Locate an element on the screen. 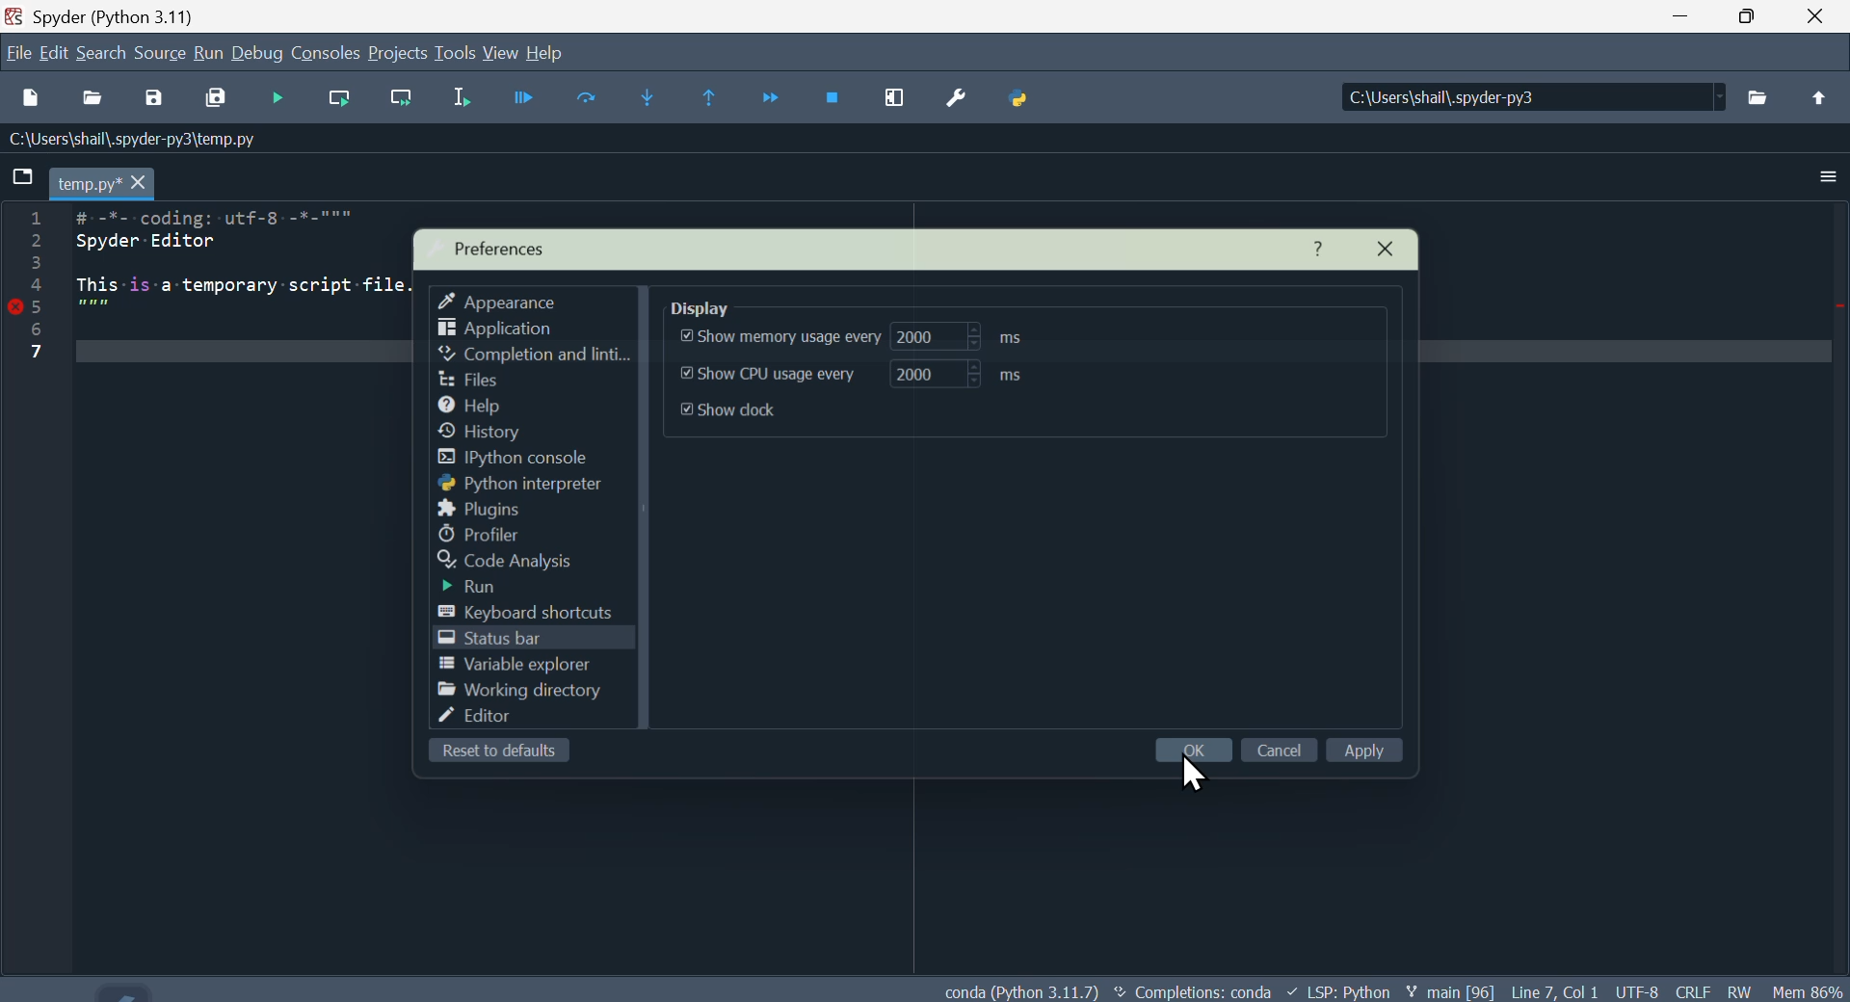 The height and width of the screenshot is (1002, 1850). 1 # -%--coding: utf-8 -*-"""
> Spyder Editor

3

+ This is-a temporary -script-file.
ST

5

7 is located at coordinates (244, 281).